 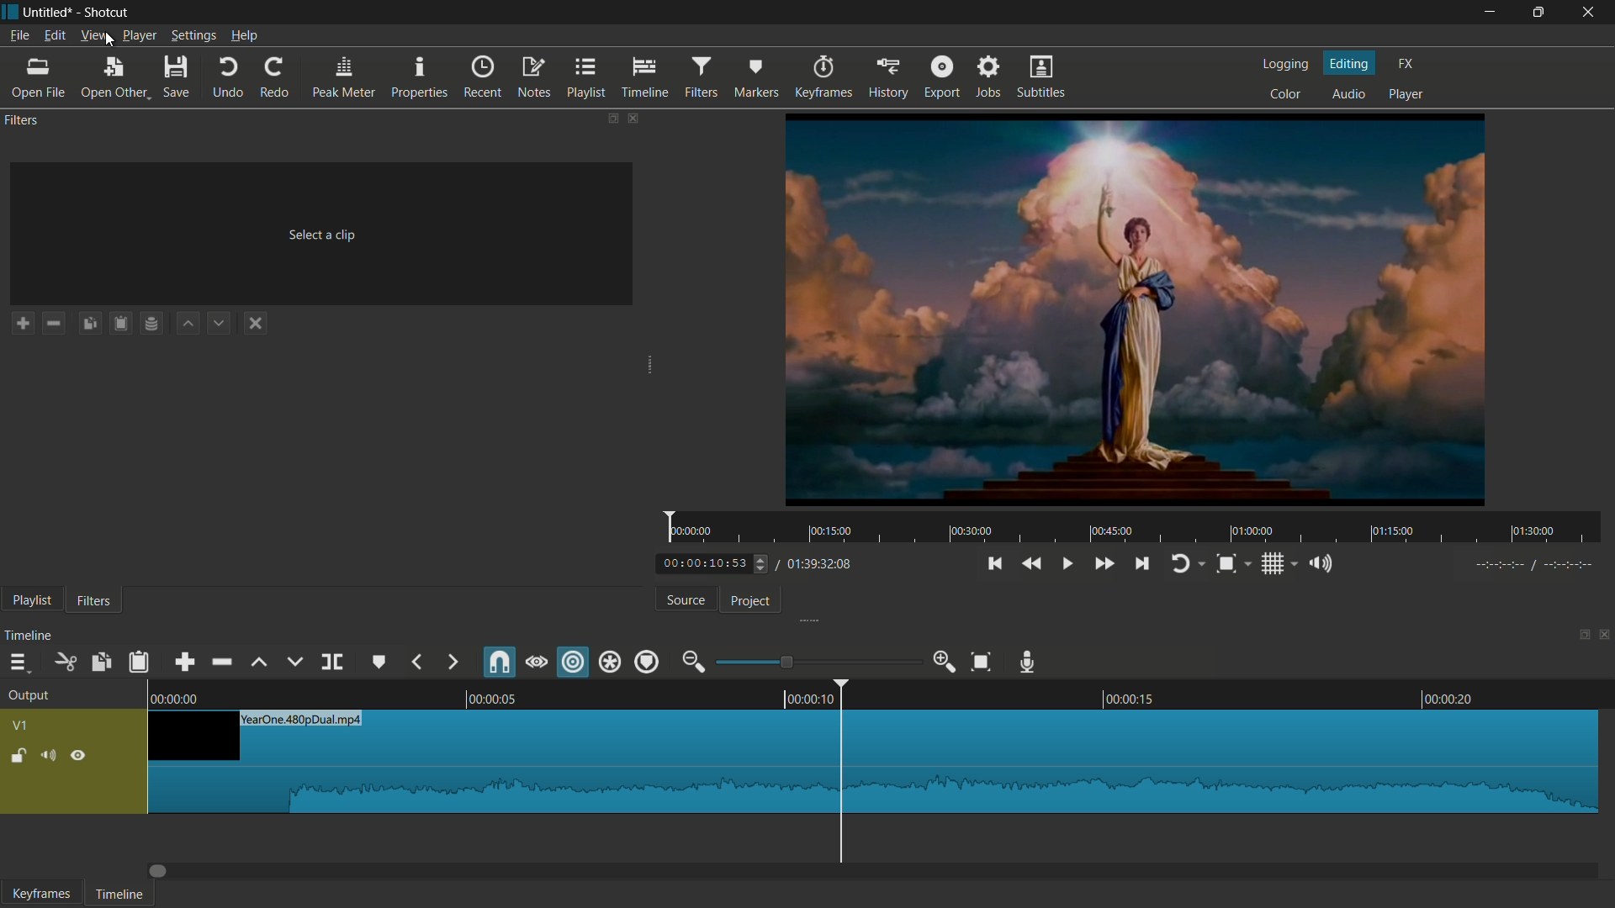 I want to click on editing, so click(x=1350, y=62).